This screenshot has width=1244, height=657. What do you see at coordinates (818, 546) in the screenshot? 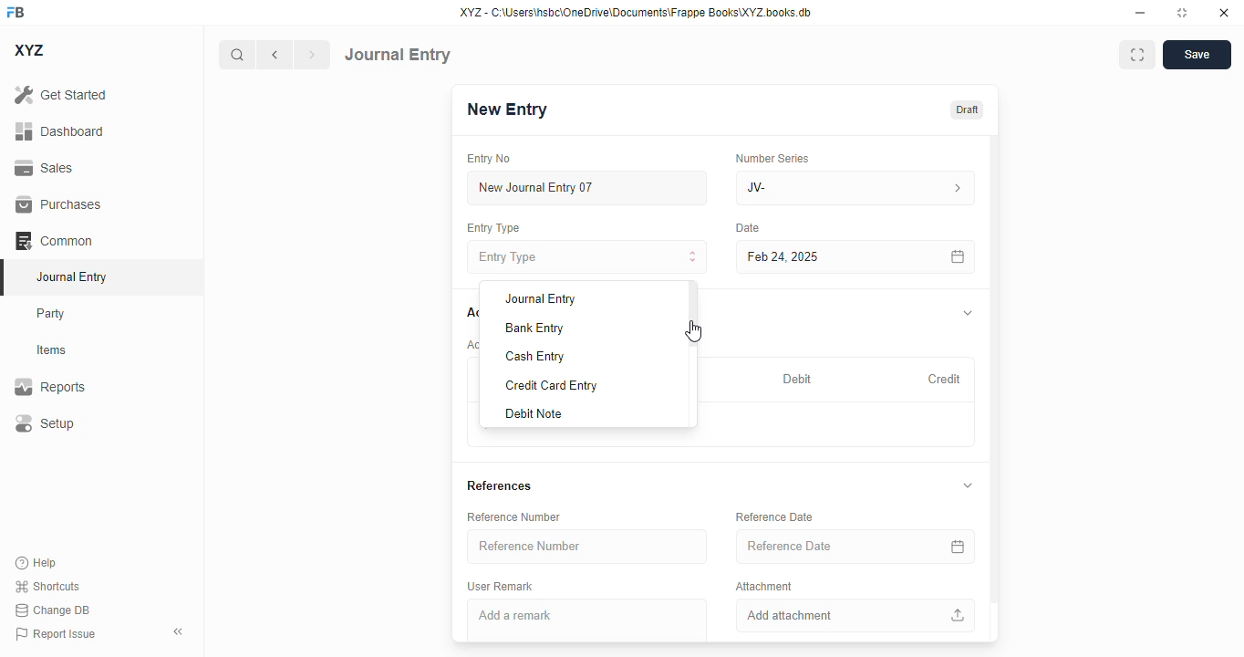
I see `reference date` at bounding box center [818, 546].